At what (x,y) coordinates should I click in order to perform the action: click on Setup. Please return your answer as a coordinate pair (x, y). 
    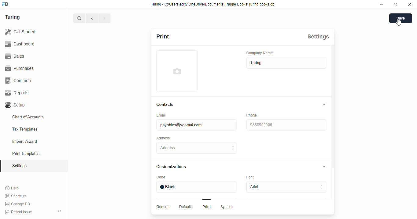
    Looking at the image, I should click on (28, 105).